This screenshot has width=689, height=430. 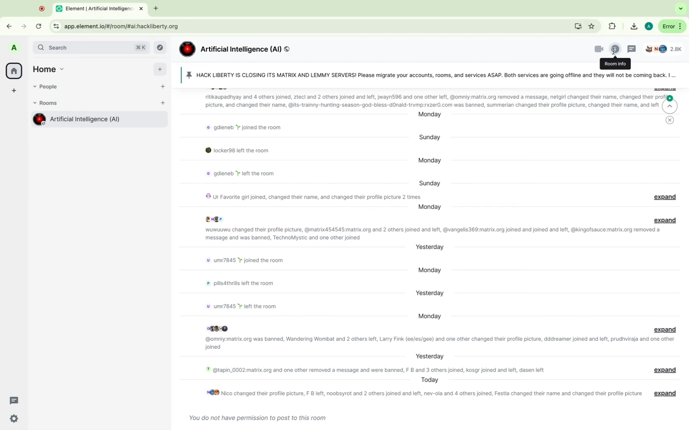 What do you see at coordinates (238, 305) in the screenshot?
I see `message` at bounding box center [238, 305].